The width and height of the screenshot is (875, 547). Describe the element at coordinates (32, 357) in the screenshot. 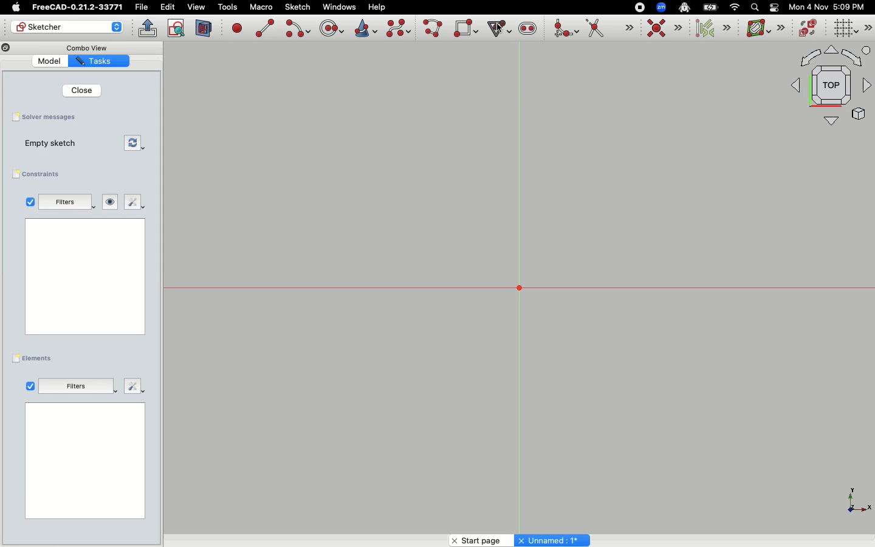

I see `Elements` at that location.